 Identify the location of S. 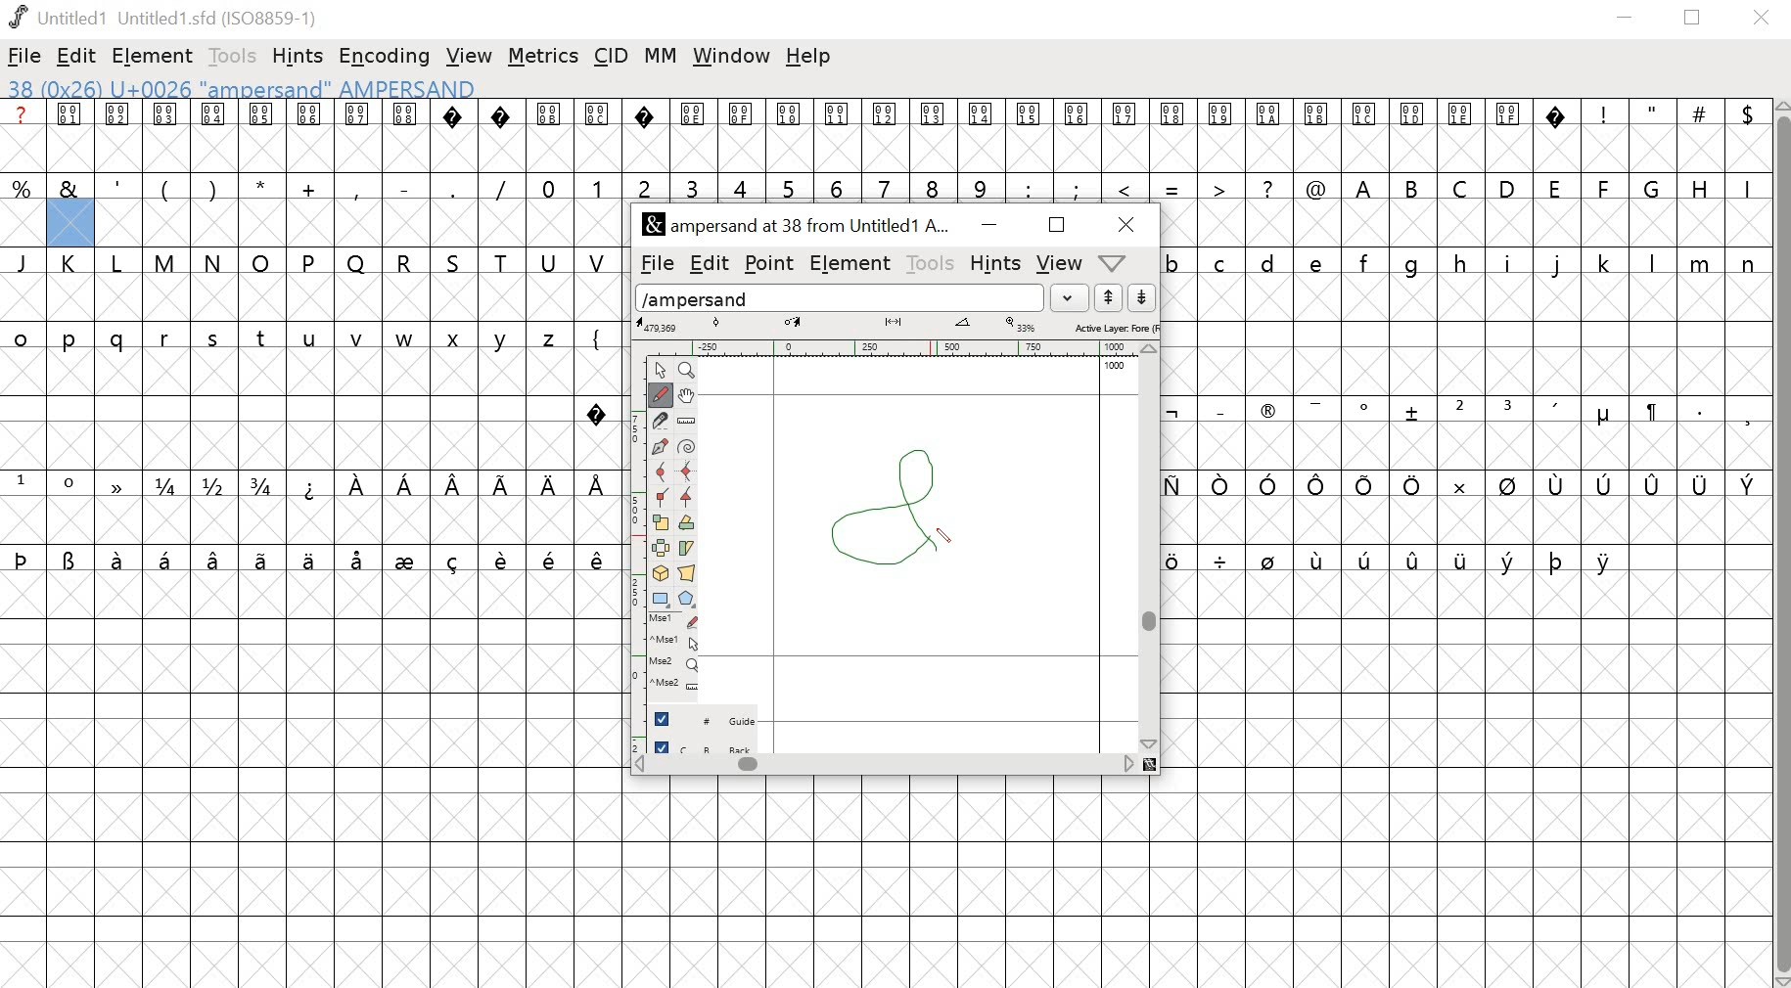
(456, 262).